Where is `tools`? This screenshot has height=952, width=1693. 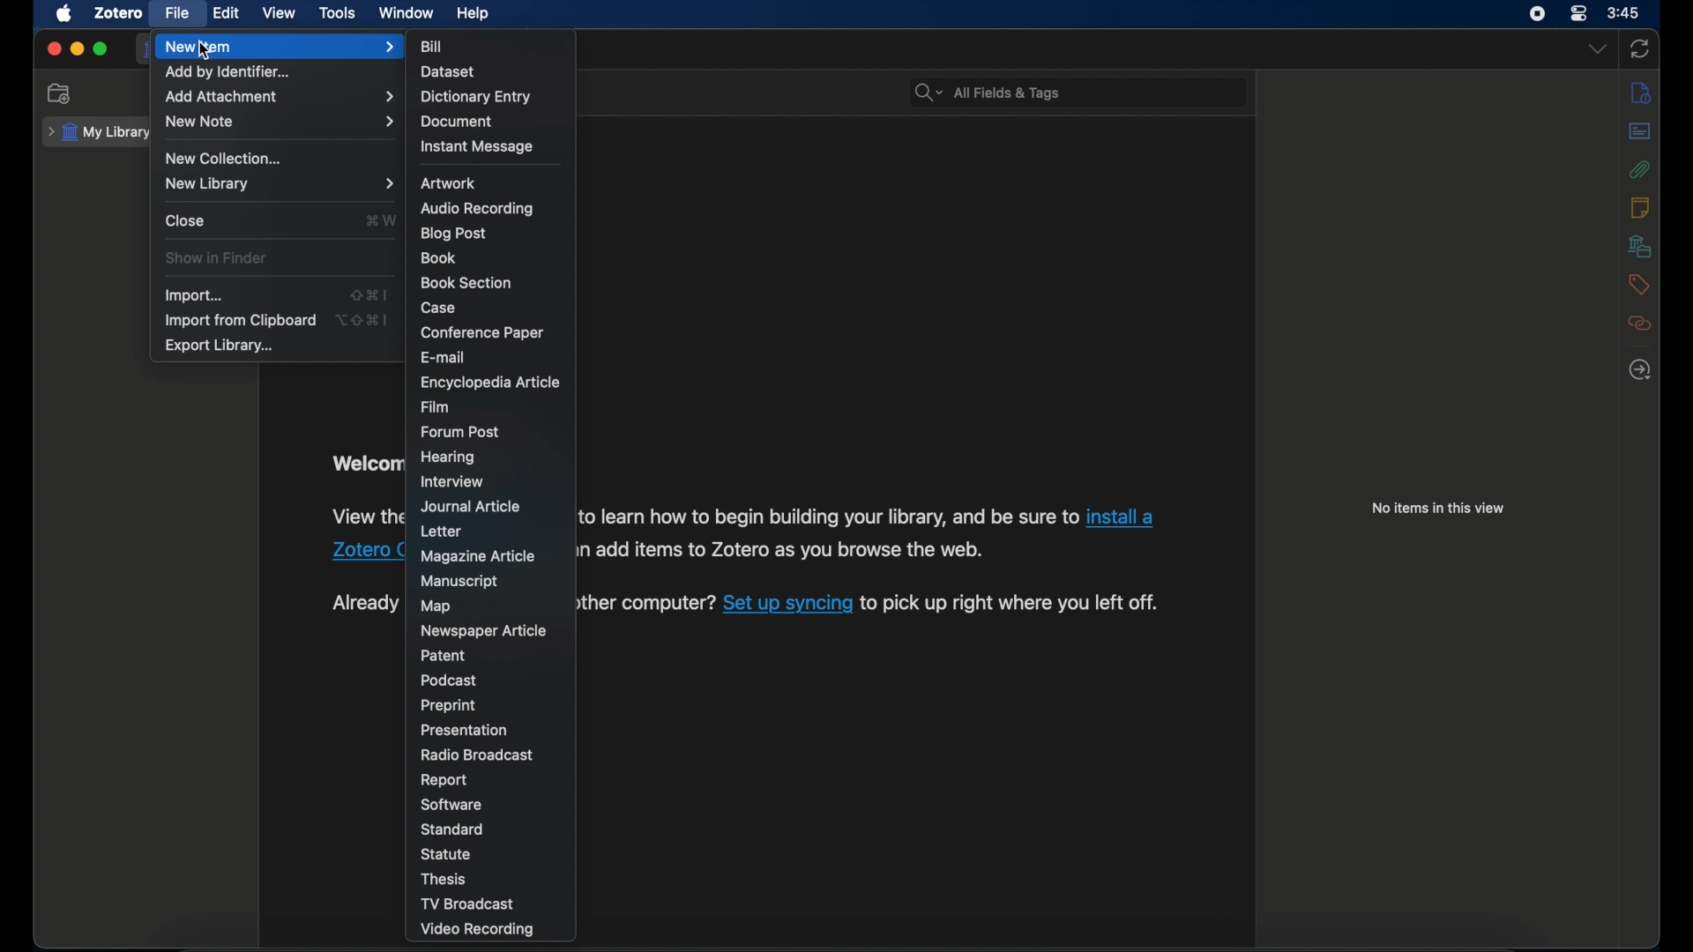
tools is located at coordinates (338, 13).